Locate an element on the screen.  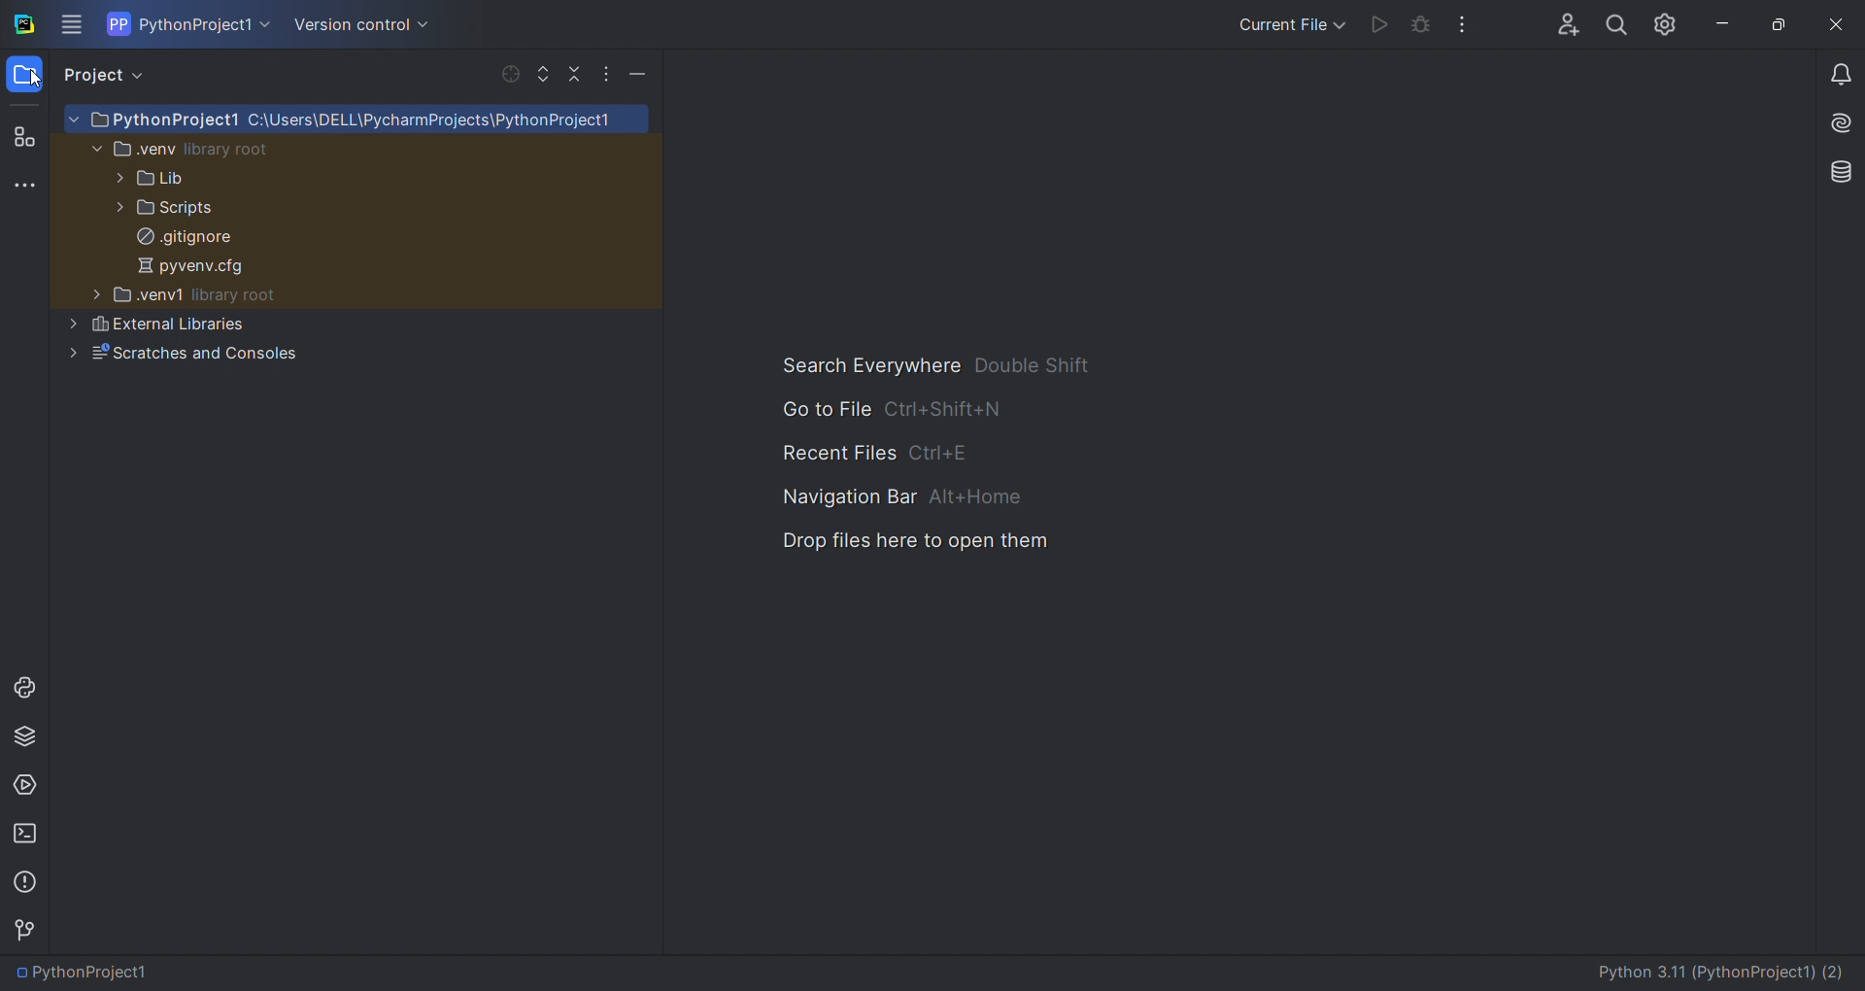
python console is located at coordinates (30, 686).